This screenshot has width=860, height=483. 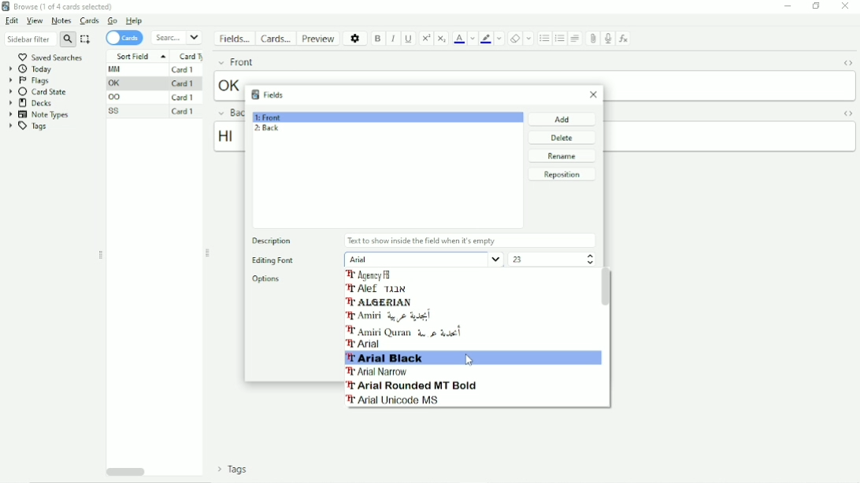 I want to click on Subscript, so click(x=442, y=38).